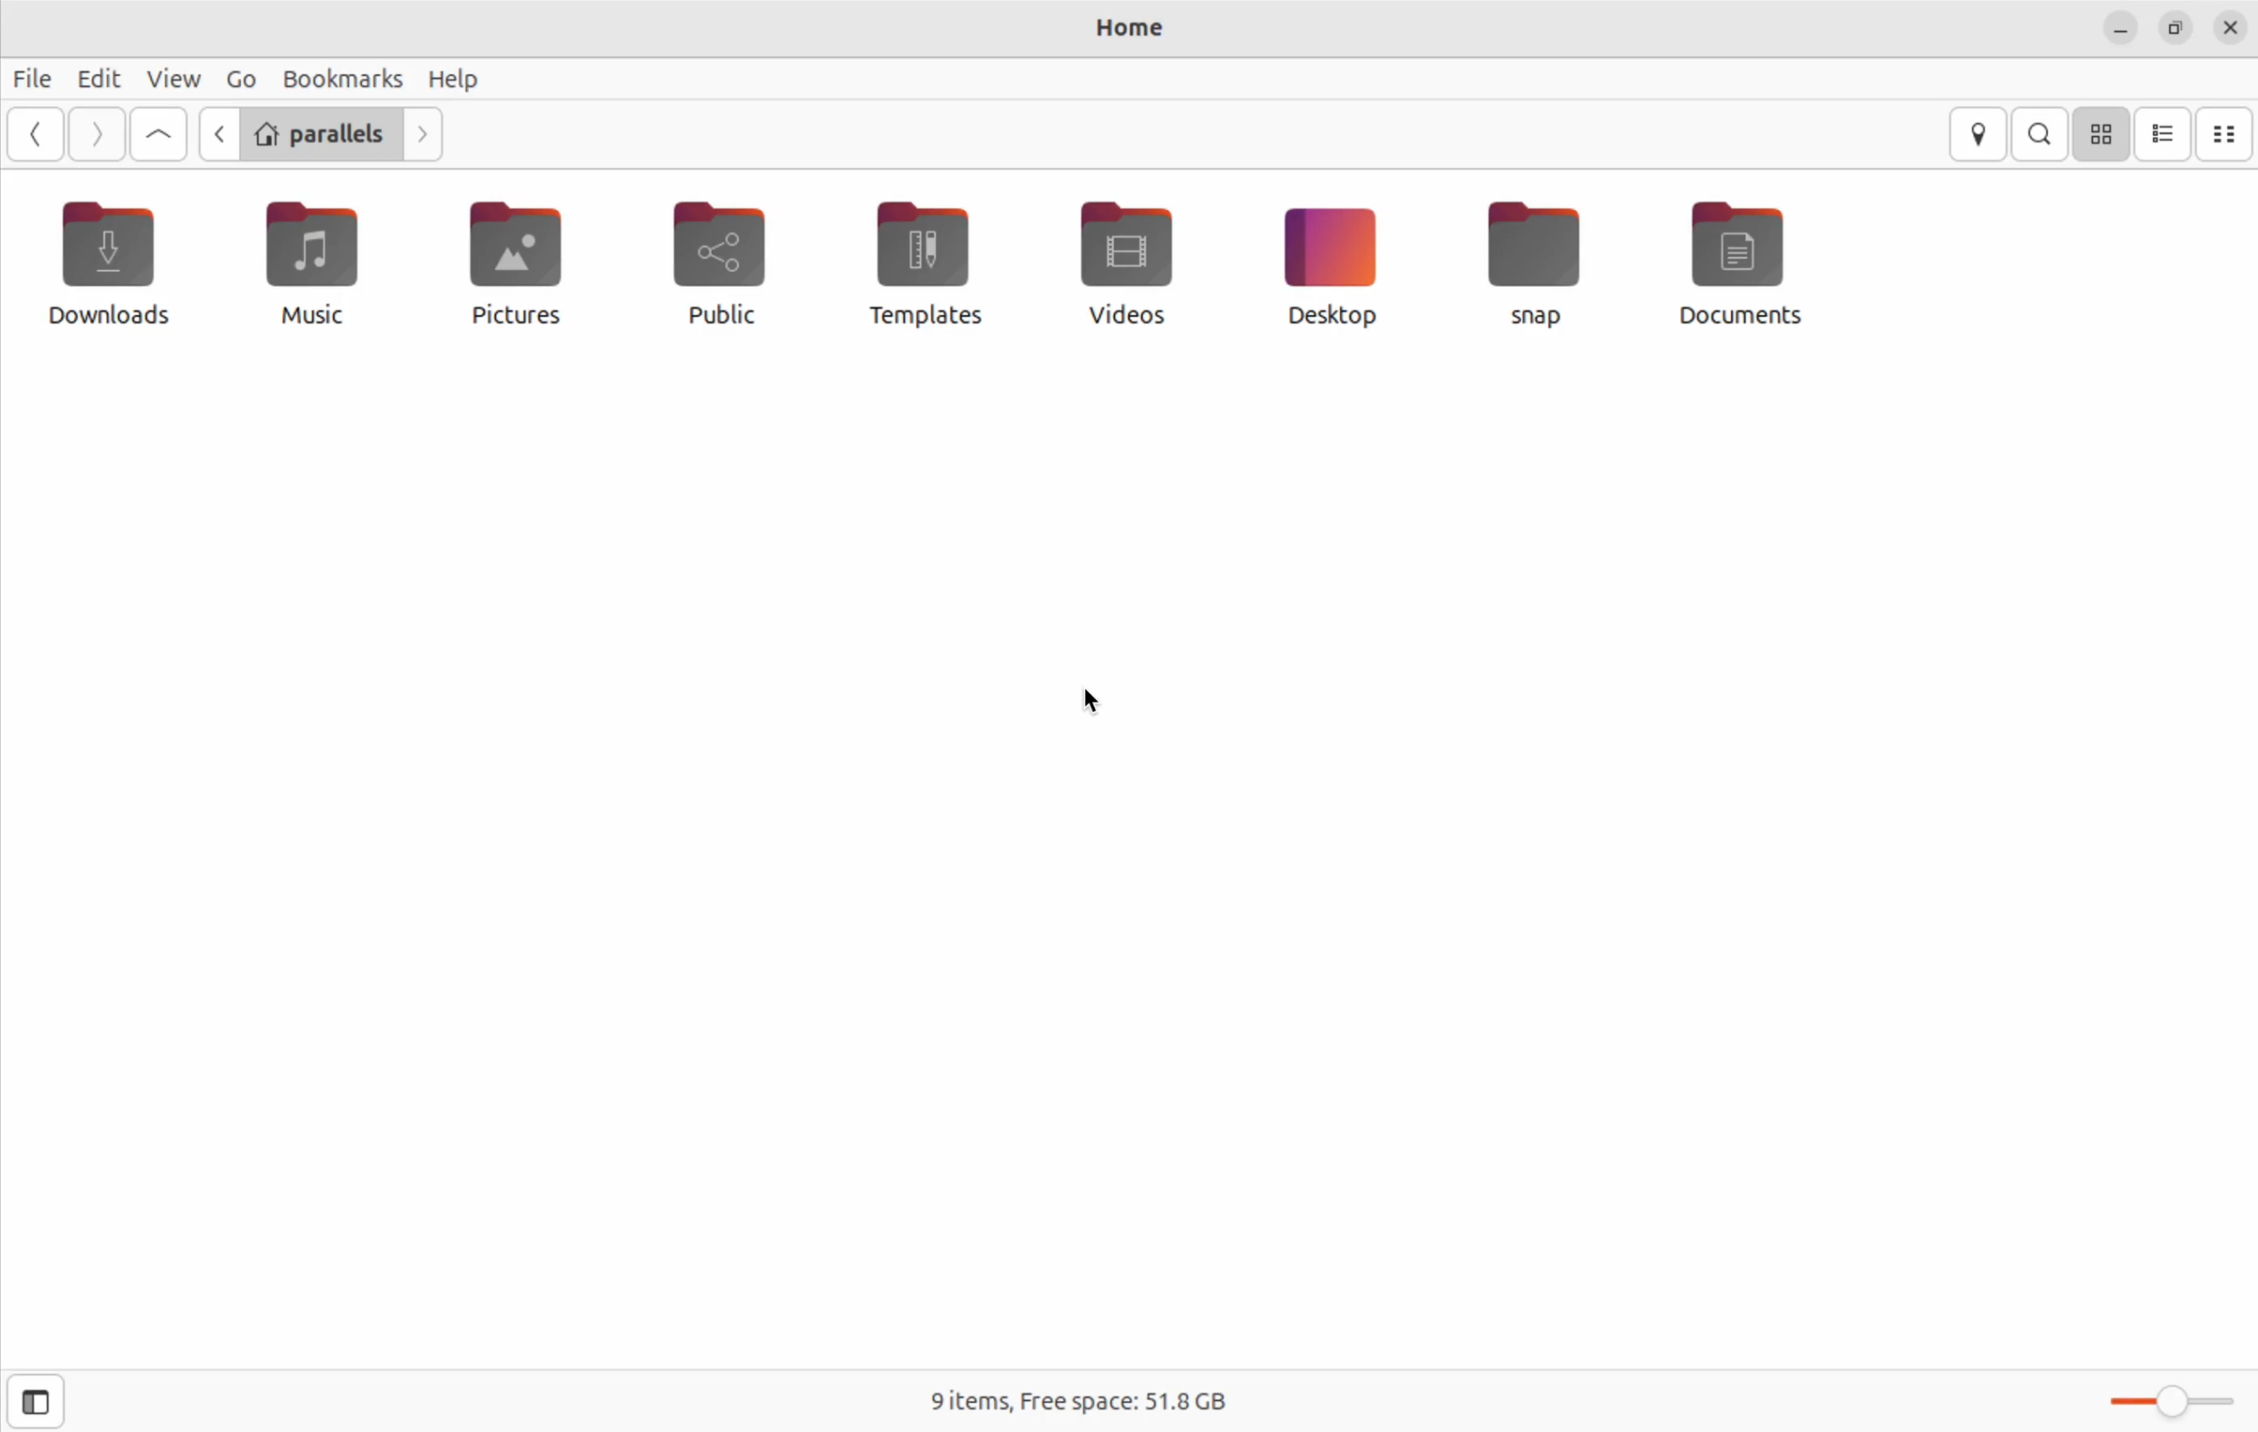  What do you see at coordinates (1748, 266) in the screenshot?
I see `documents` at bounding box center [1748, 266].